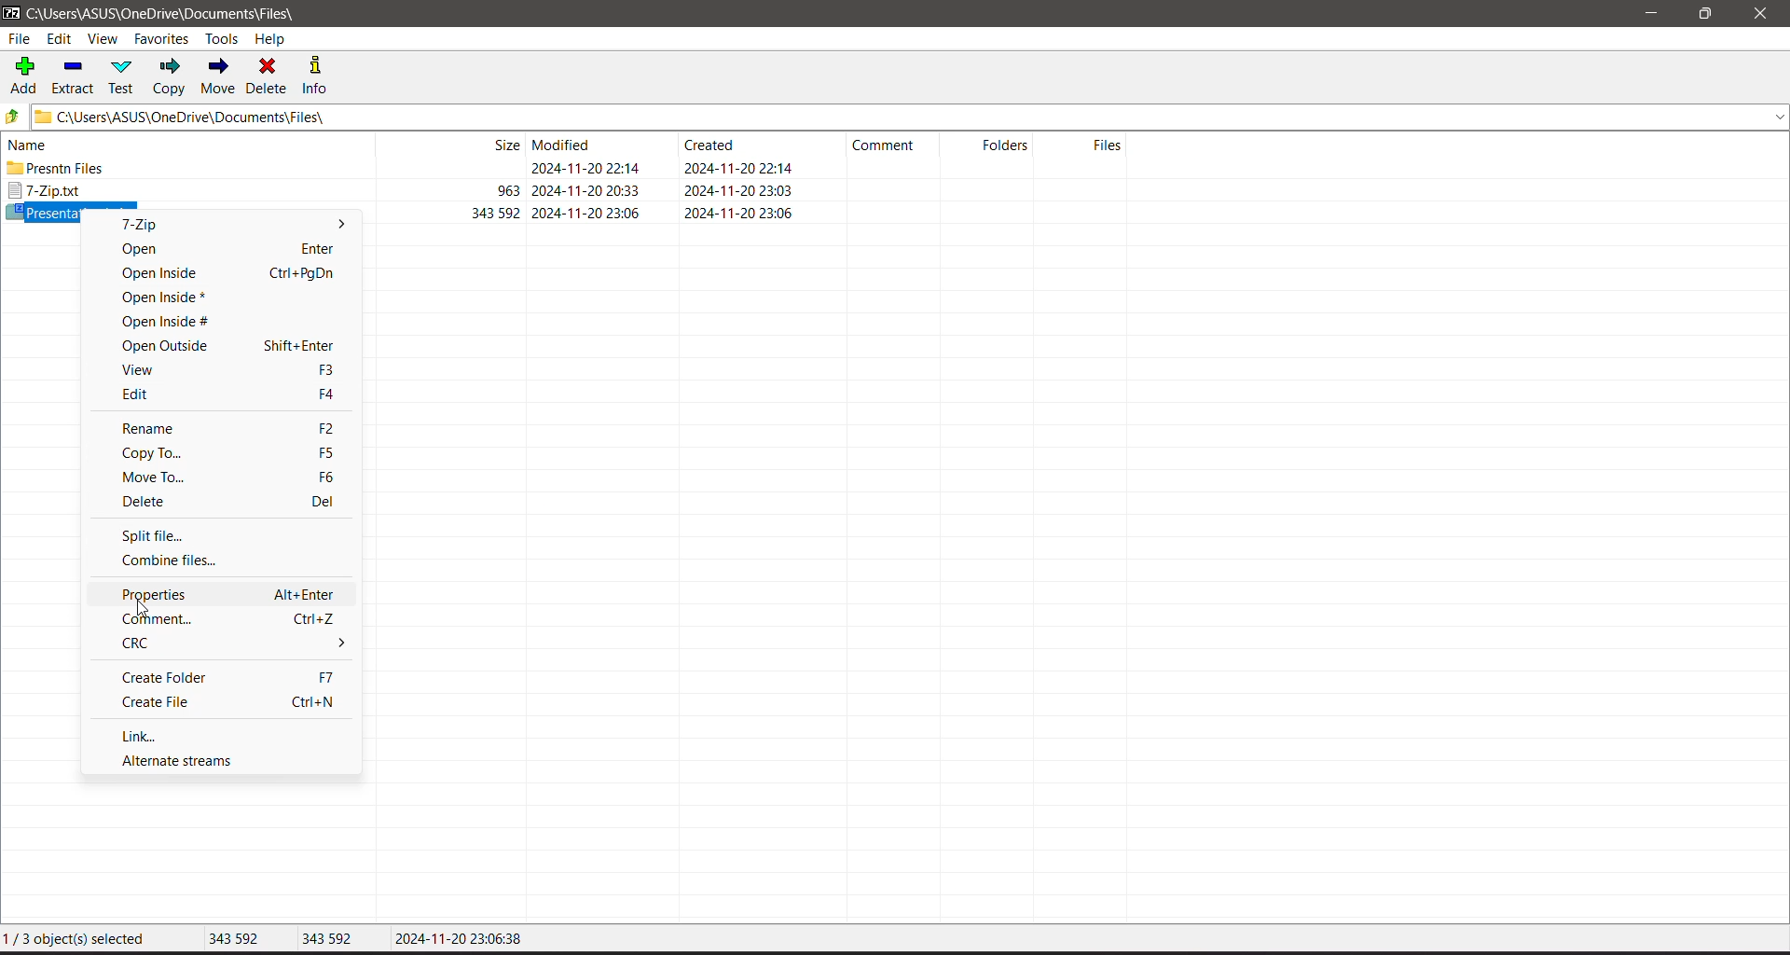 The height and width of the screenshot is (955, 1790). Describe the element at coordinates (268, 75) in the screenshot. I see `Delete` at that location.